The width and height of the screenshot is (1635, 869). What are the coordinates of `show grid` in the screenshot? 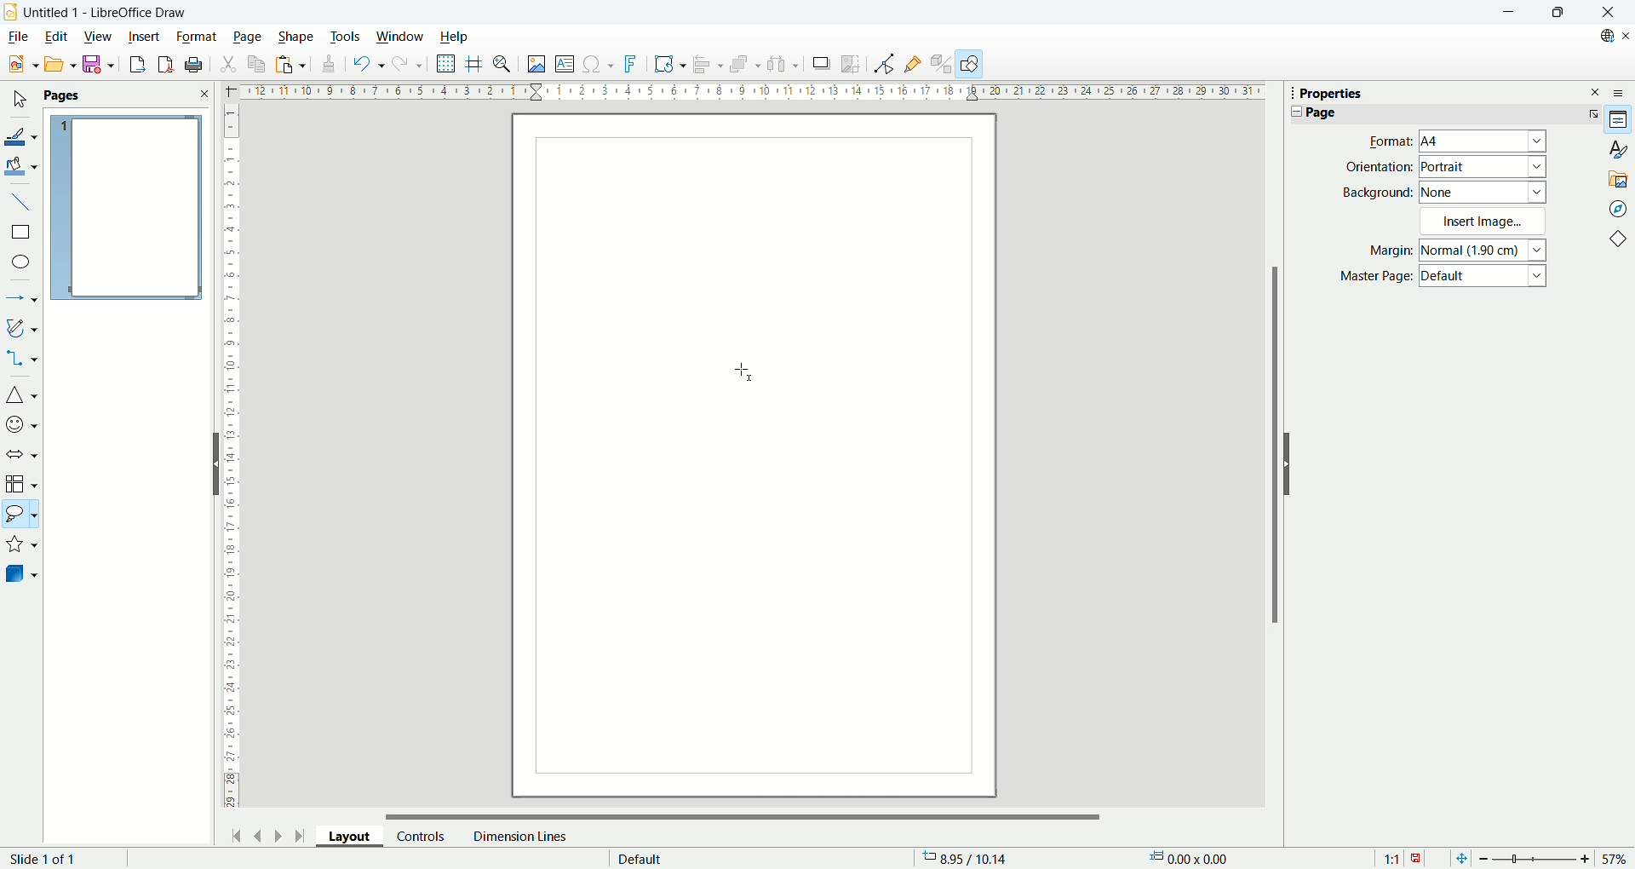 It's located at (446, 64).